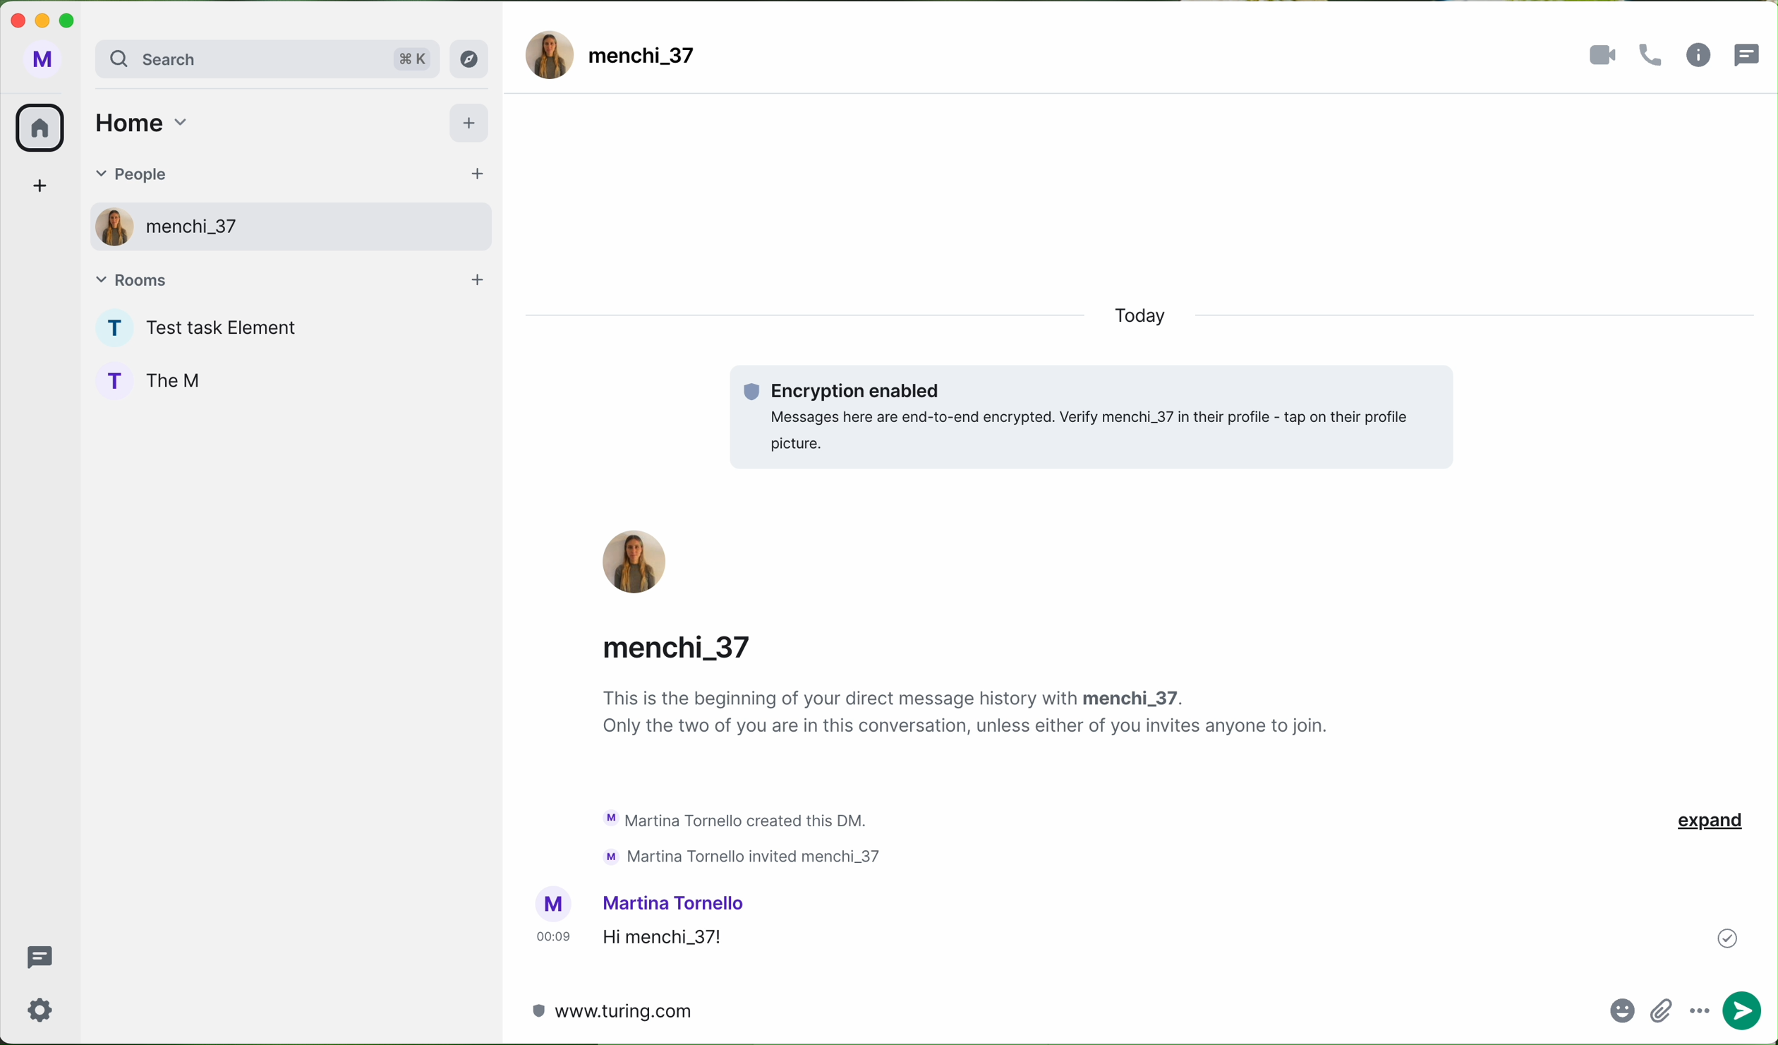 The height and width of the screenshot is (1045, 1778). What do you see at coordinates (746, 836) in the screenshot?
I see `activity chat` at bounding box center [746, 836].